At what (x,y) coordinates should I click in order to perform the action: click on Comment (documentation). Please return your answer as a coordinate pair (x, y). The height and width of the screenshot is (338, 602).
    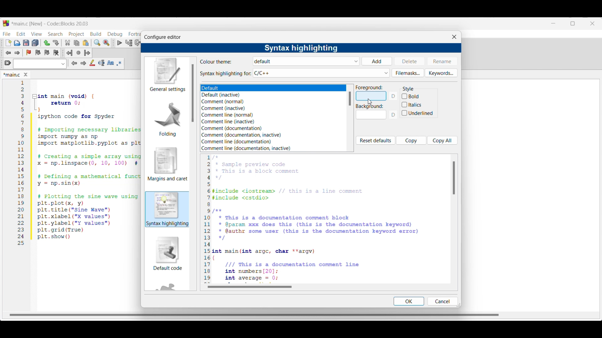
    Looking at the image, I should click on (231, 128).